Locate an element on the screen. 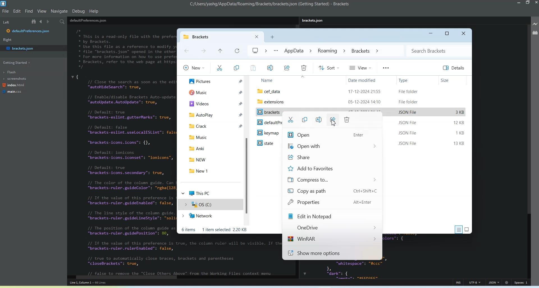  defaultpreferences.json is located at coordinates (28, 31).